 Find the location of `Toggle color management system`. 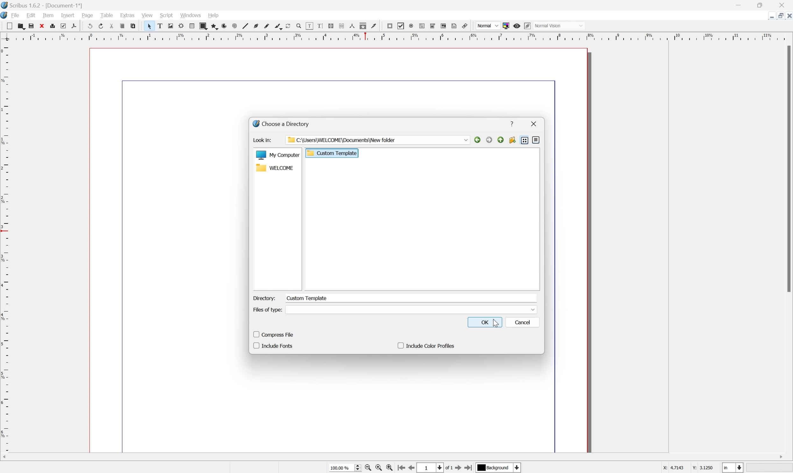

Toggle color management system is located at coordinates (507, 25).